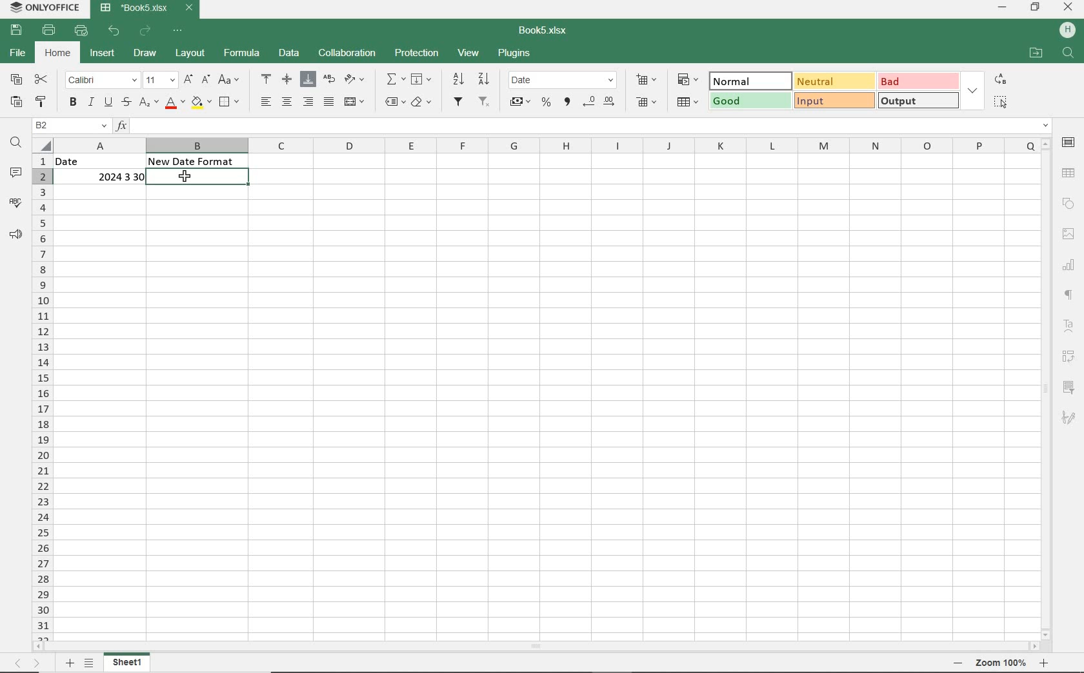  What do you see at coordinates (514, 54) in the screenshot?
I see `PLUGINS` at bounding box center [514, 54].